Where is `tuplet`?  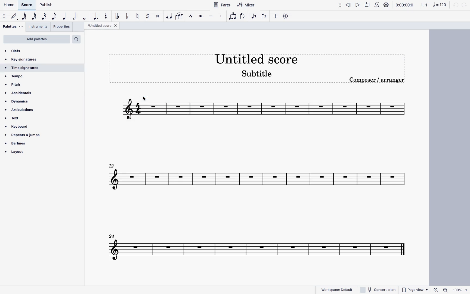 tuplet is located at coordinates (231, 16).